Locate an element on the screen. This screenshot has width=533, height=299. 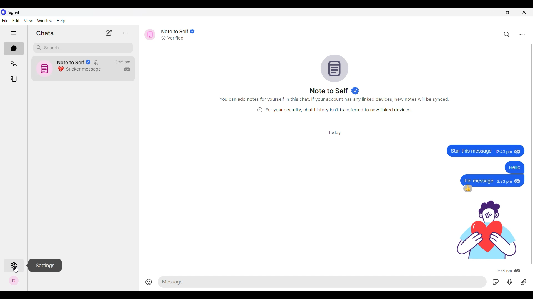
Time message was sent is located at coordinates (335, 133).